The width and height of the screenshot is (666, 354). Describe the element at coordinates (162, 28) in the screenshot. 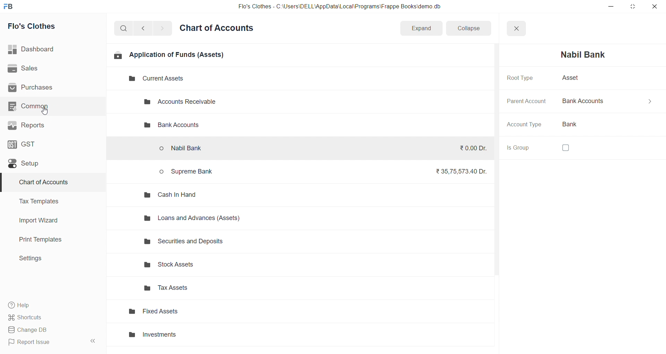

I see `navigate forward` at that location.